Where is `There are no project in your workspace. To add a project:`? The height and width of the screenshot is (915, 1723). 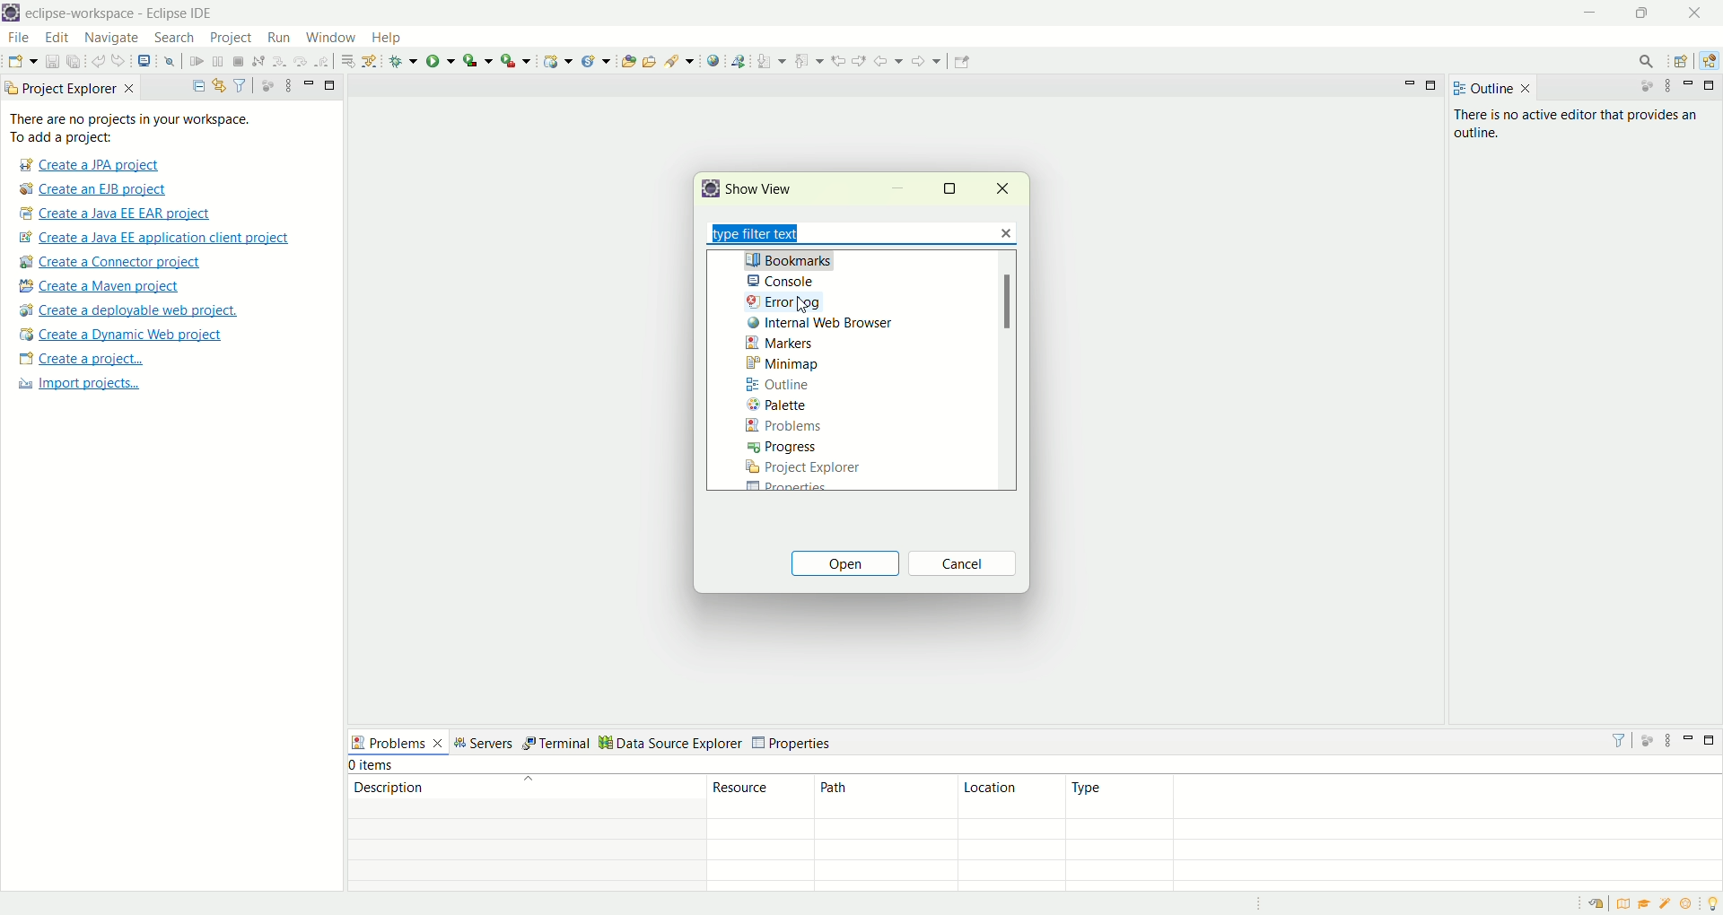 There are no project in your workspace. To add a project: is located at coordinates (152, 128).